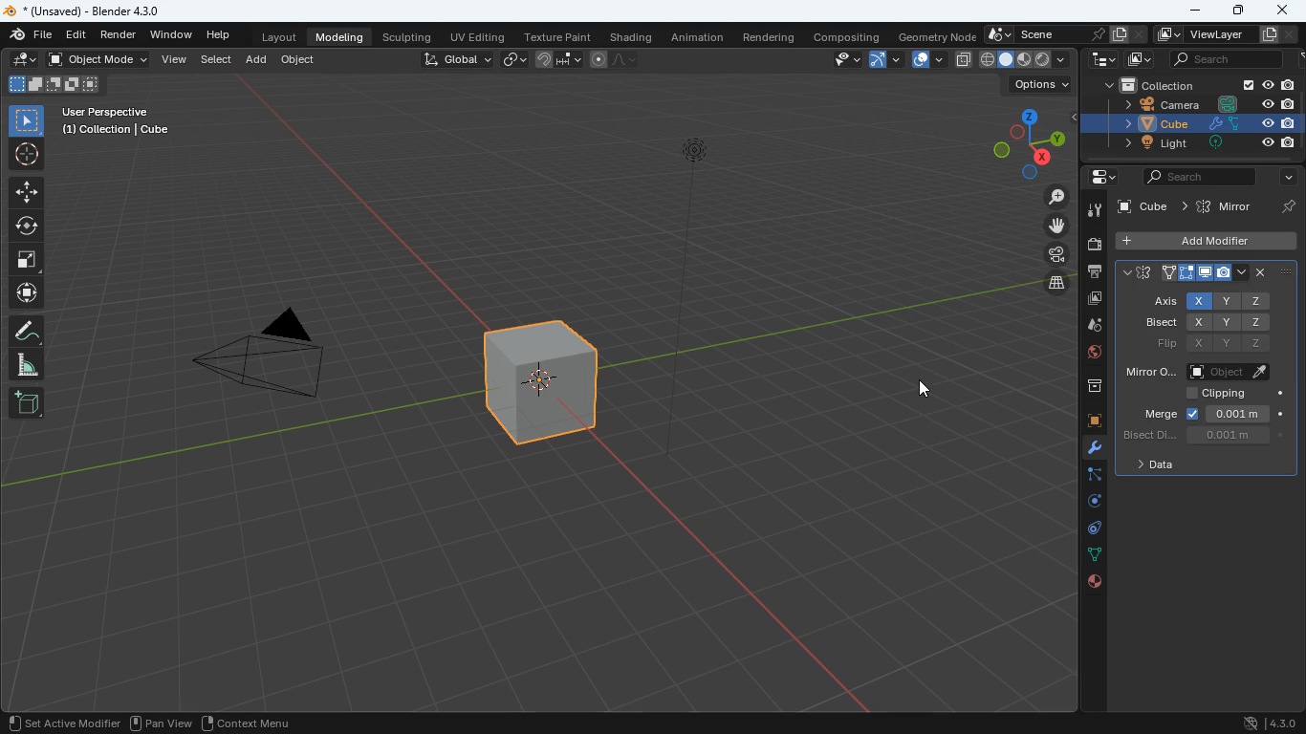 This screenshot has height=734, width=1306. Describe the element at coordinates (559, 59) in the screenshot. I see `join` at that location.